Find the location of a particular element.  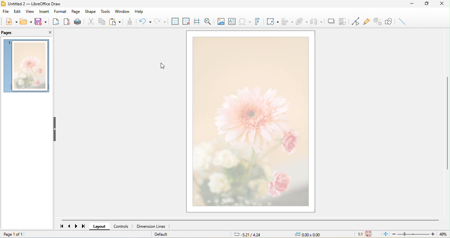

cut is located at coordinates (90, 21).